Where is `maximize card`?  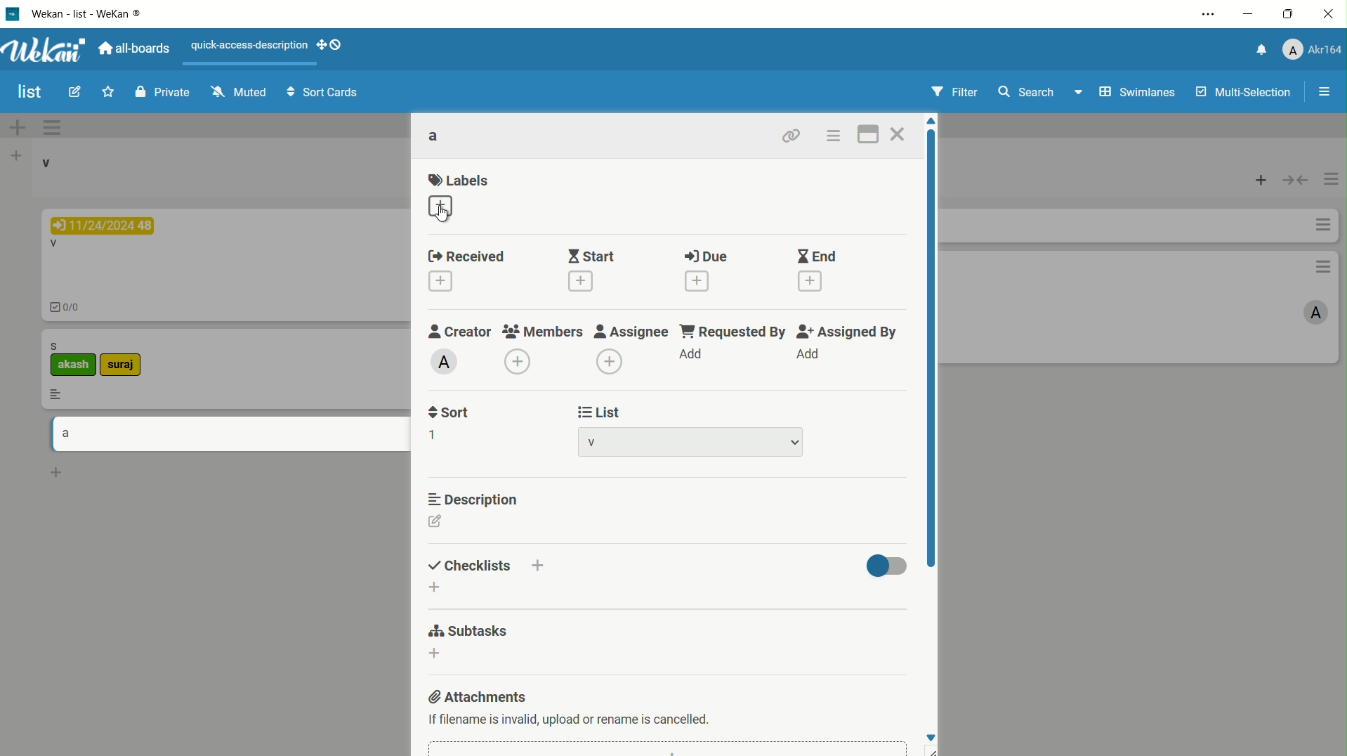
maximize card is located at coordinates (870, 133).